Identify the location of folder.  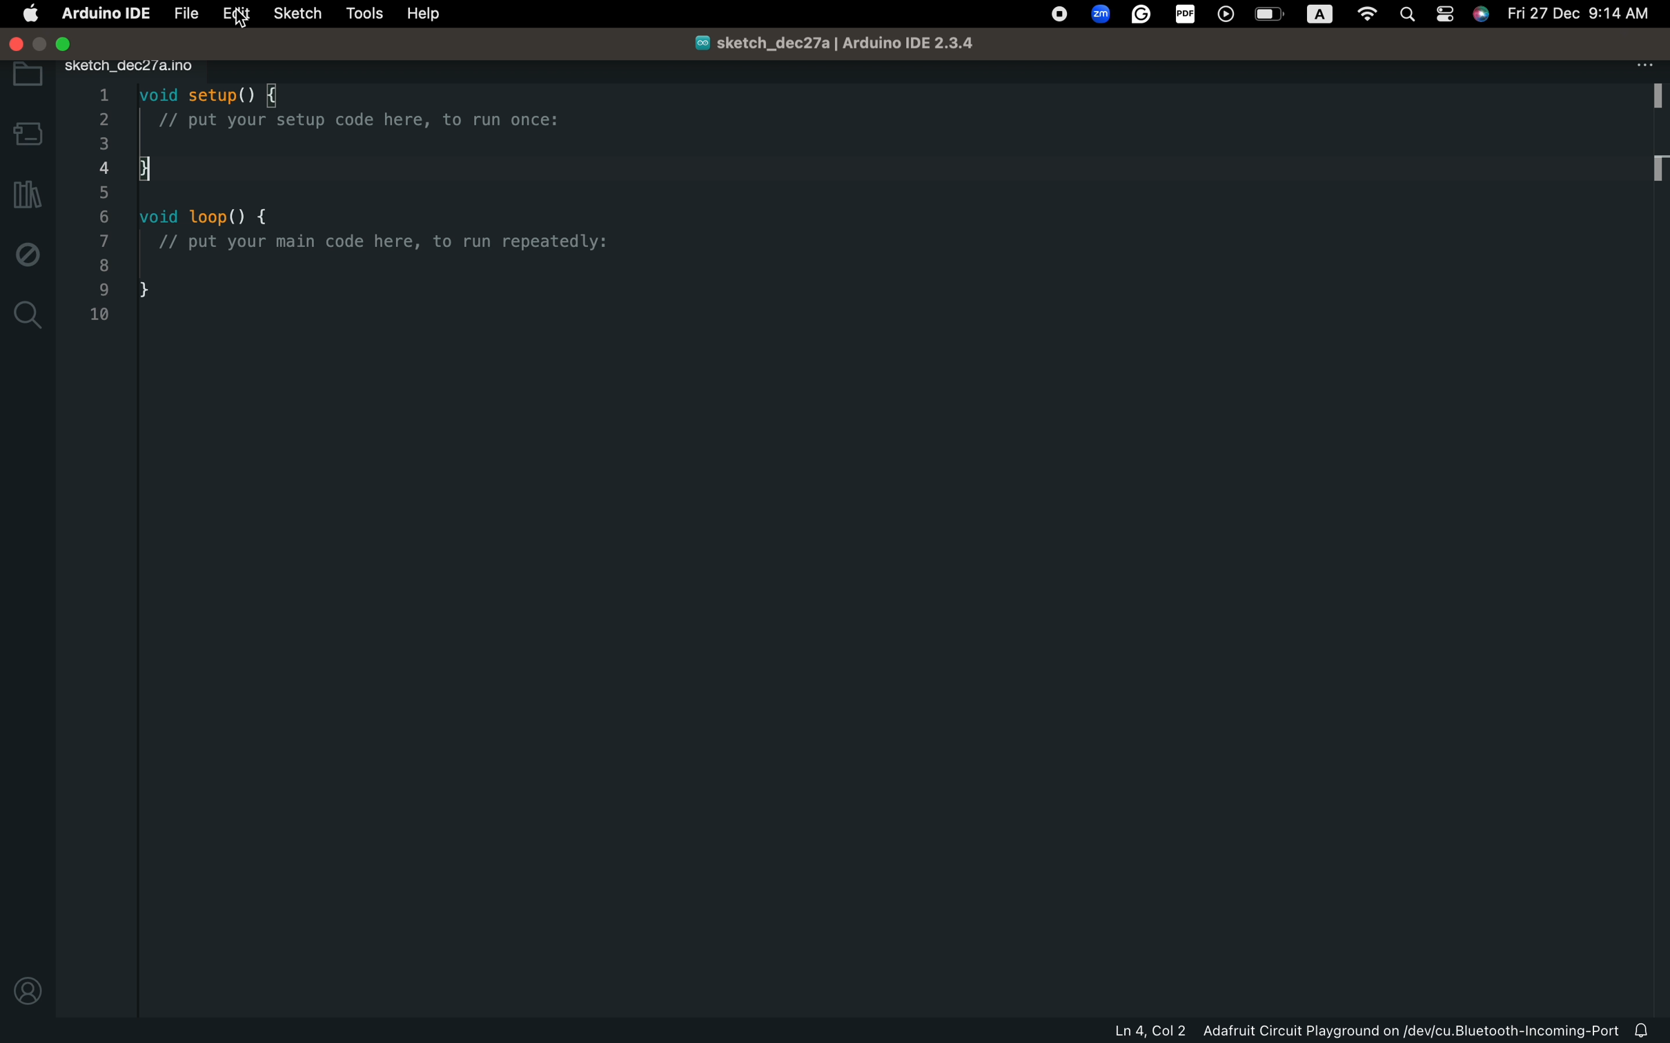
(24, 74).